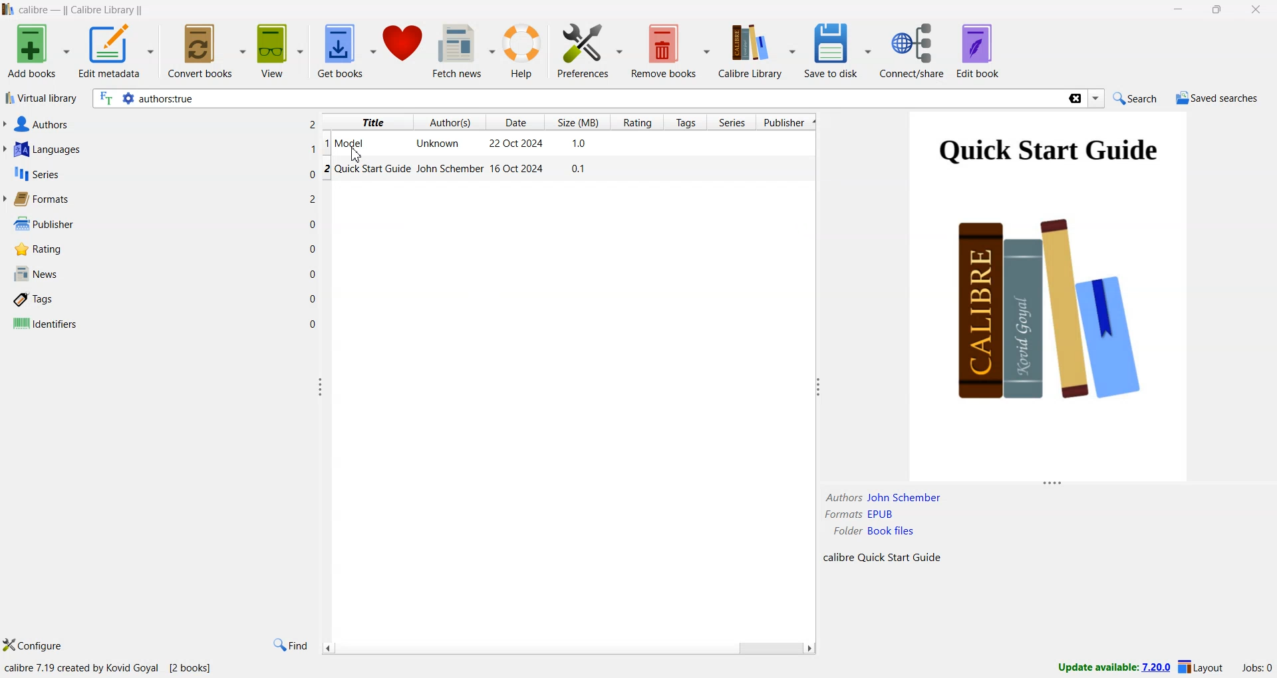 This screenshot has width=1277, height=678. What do you see at coordinates (35, 10) in the screenshot?
I see `app name` at bounding box center [35, 10].